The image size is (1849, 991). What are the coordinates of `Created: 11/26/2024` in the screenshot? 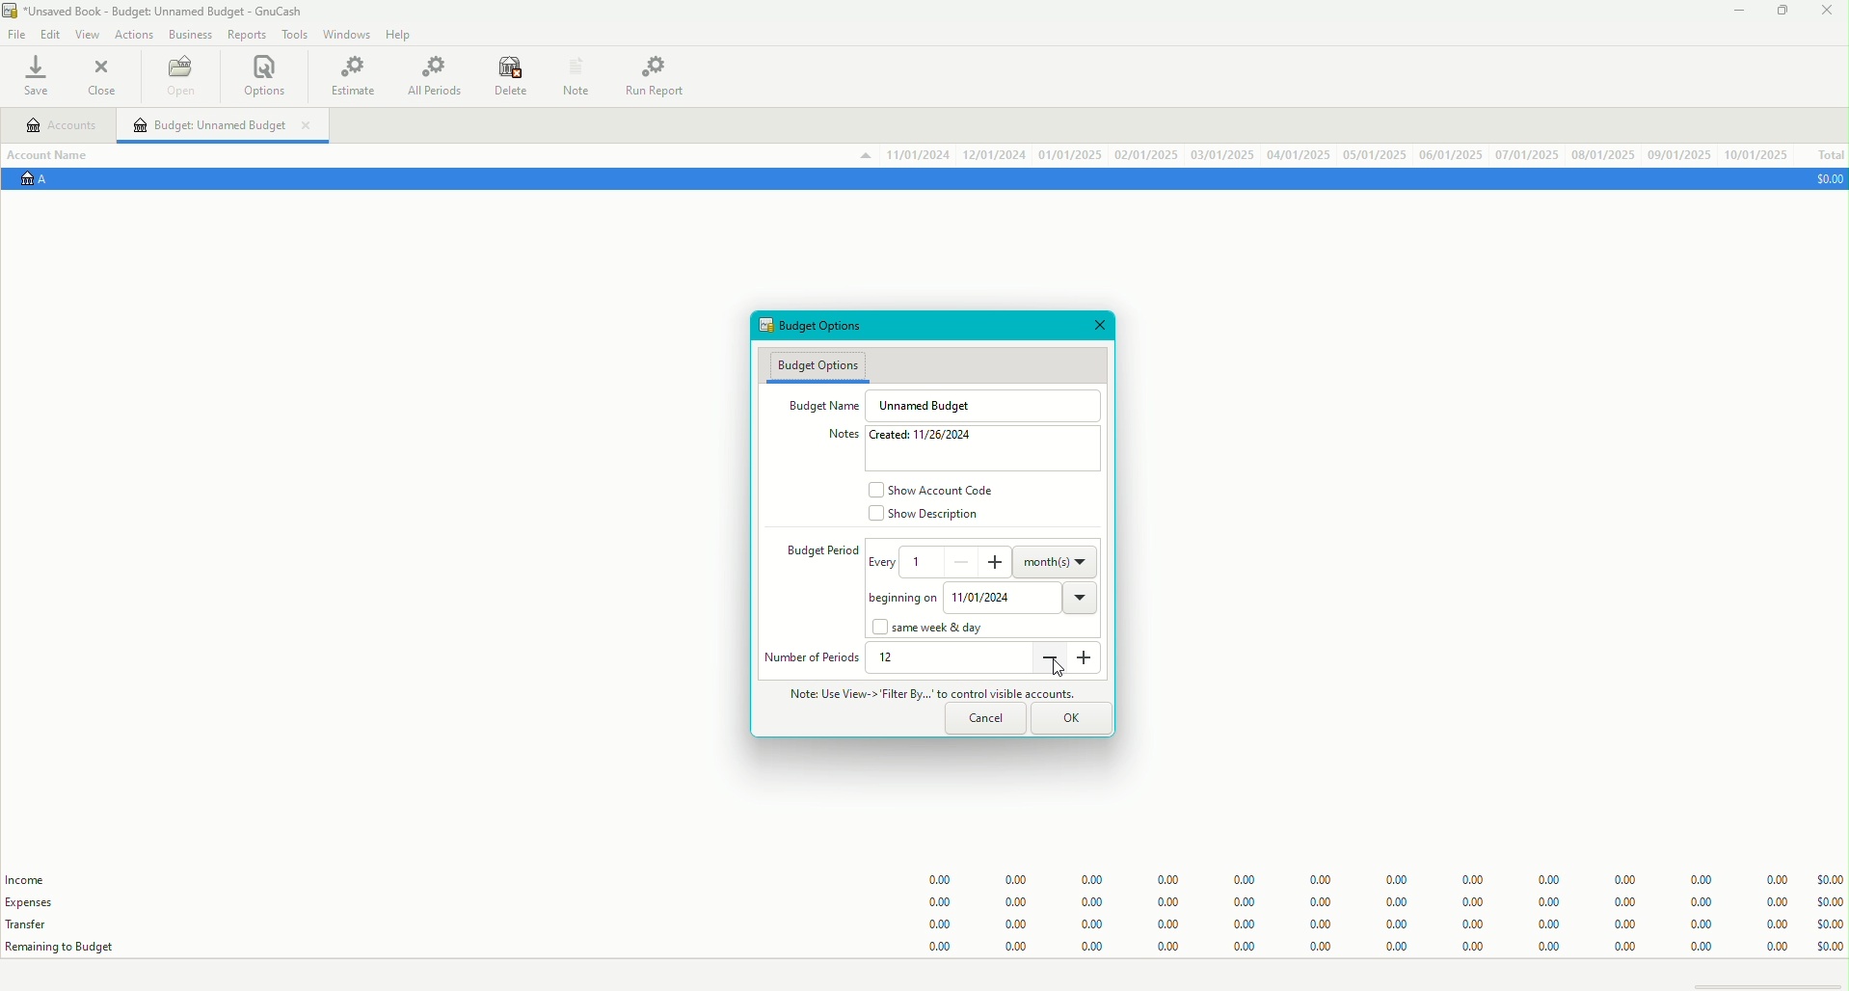 It's located at (930, 437).